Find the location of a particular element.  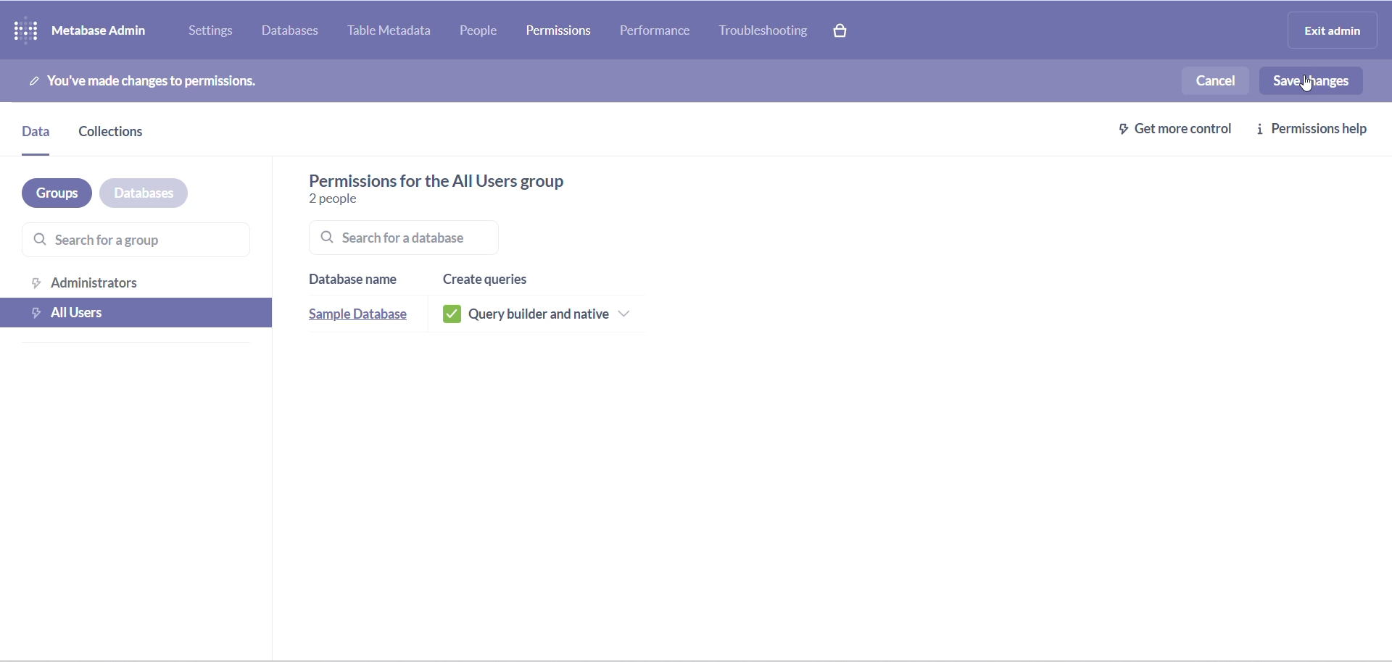

groups is located at coordinates (49, 193).